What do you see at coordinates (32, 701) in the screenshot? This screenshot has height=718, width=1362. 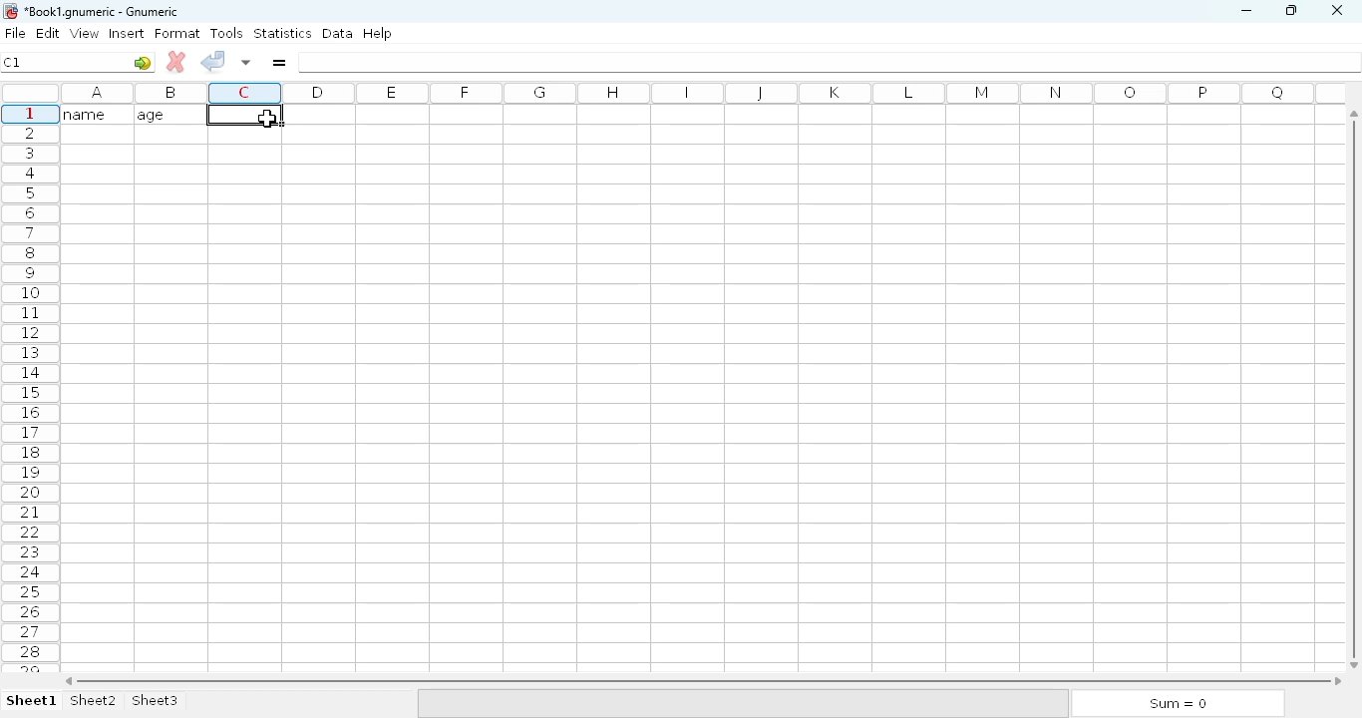 I see `sheet1` at bounding box center [32, 701].